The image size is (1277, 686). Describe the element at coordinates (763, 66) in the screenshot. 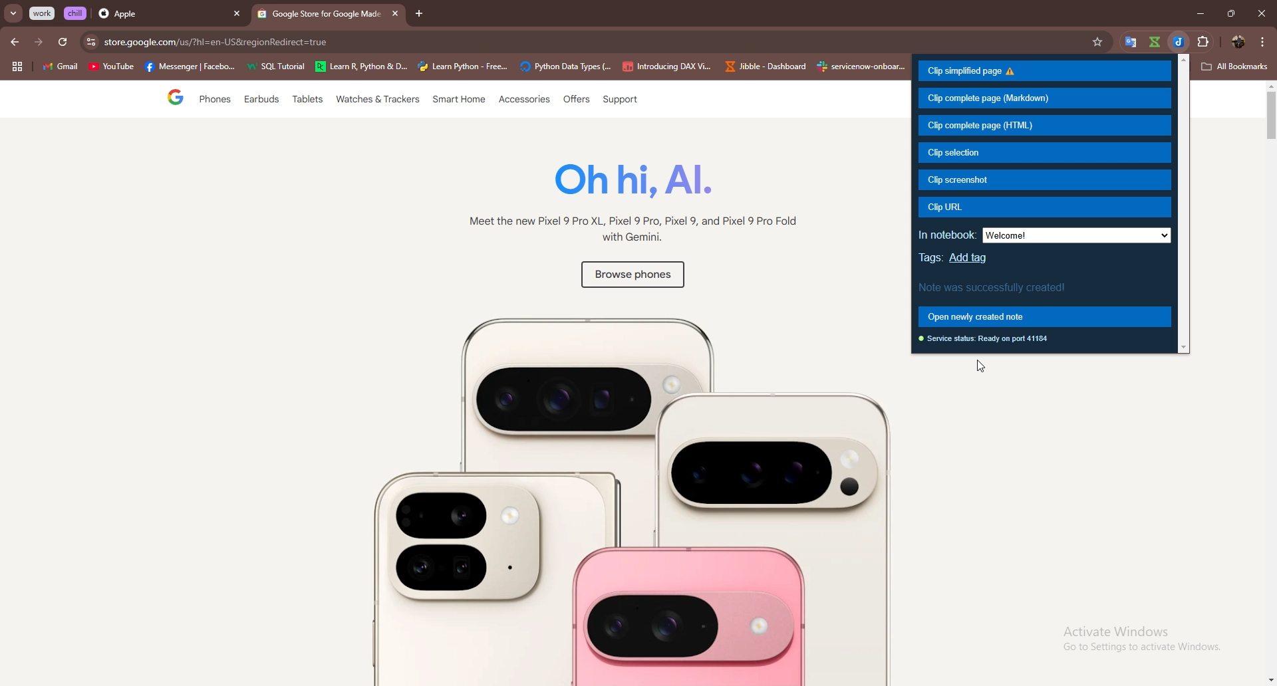

I see `Jibble - Dashboard` at that location.